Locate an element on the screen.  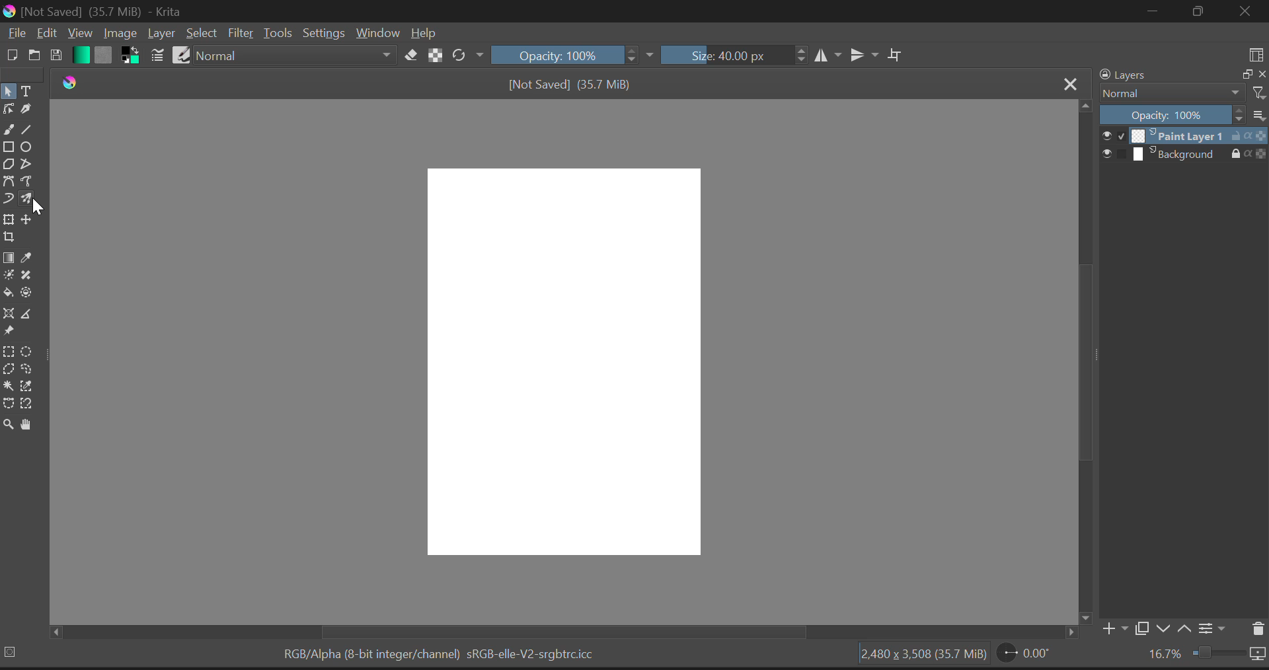
Brush Presets is located at coordinates (182, 54).